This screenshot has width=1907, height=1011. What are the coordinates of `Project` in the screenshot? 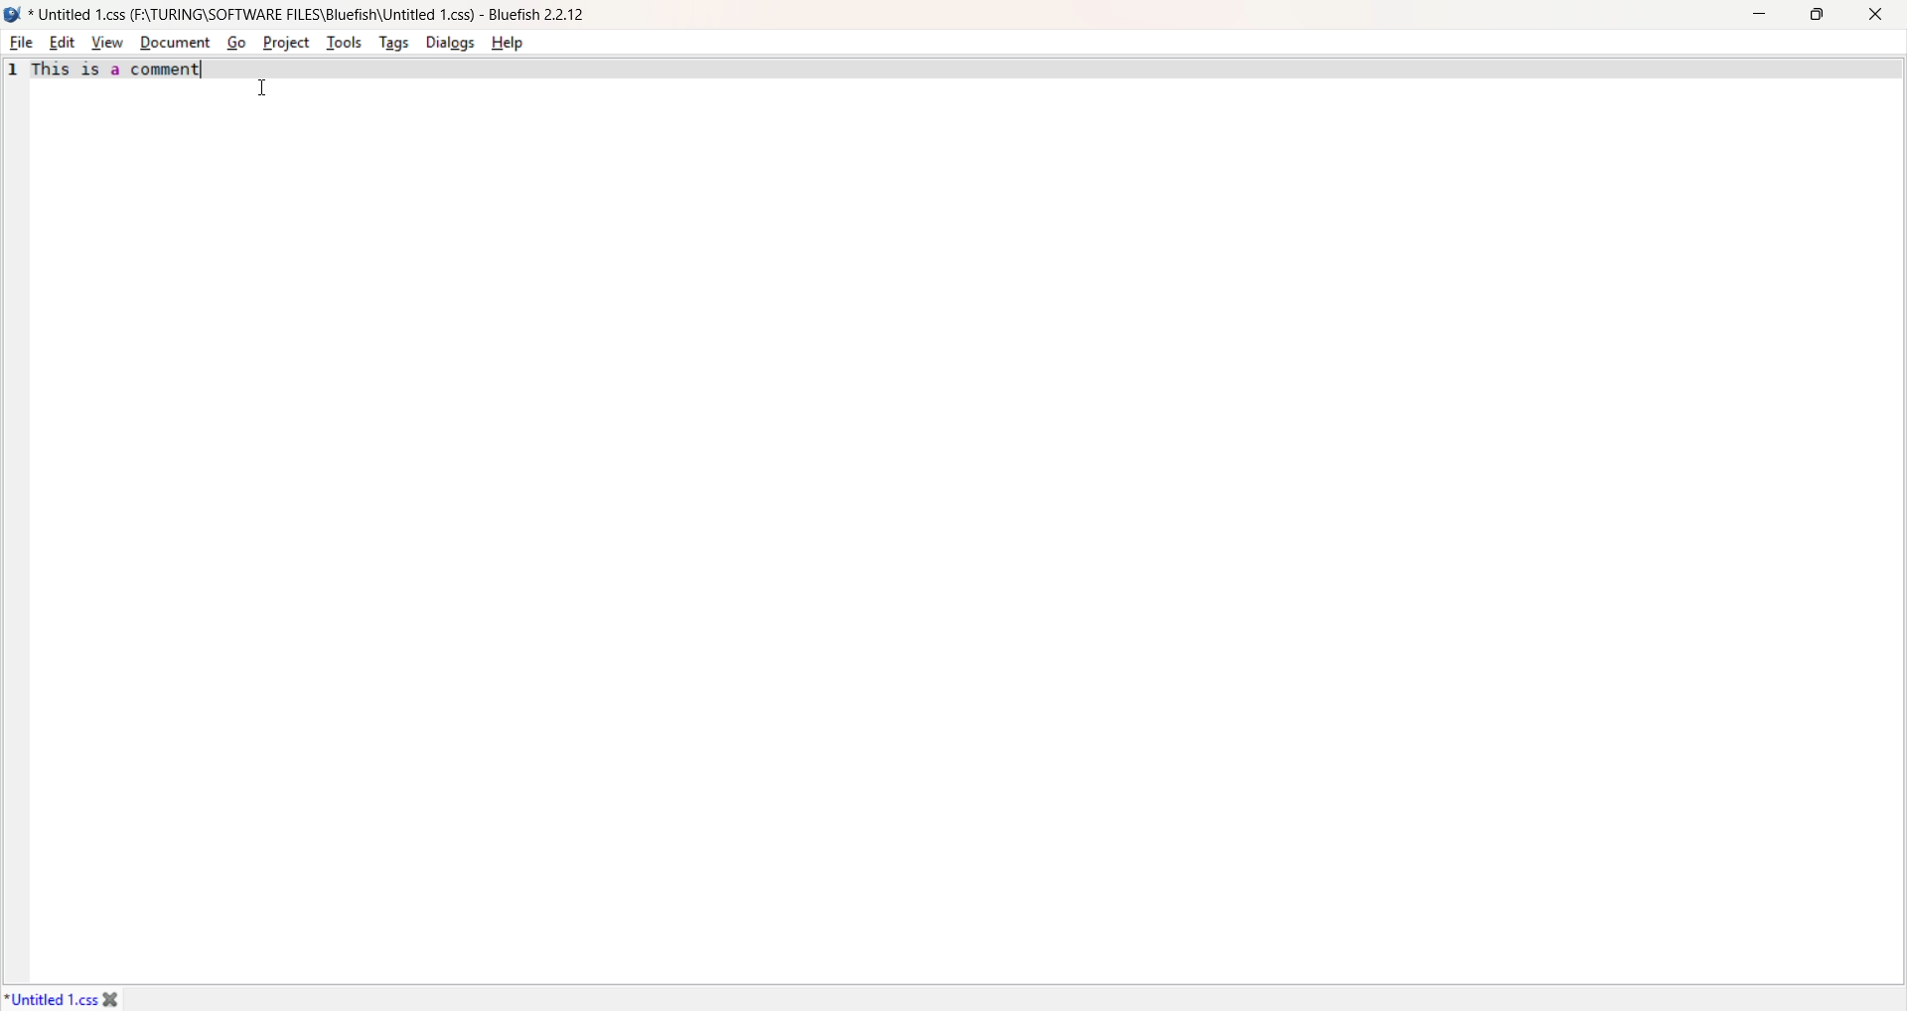 It's located at (287, 42).